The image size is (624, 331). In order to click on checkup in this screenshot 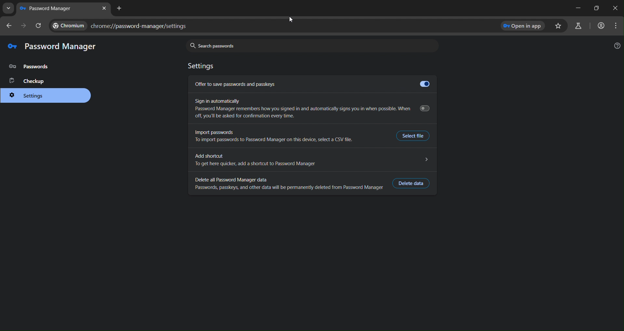, I will do `click(30, 81)`.